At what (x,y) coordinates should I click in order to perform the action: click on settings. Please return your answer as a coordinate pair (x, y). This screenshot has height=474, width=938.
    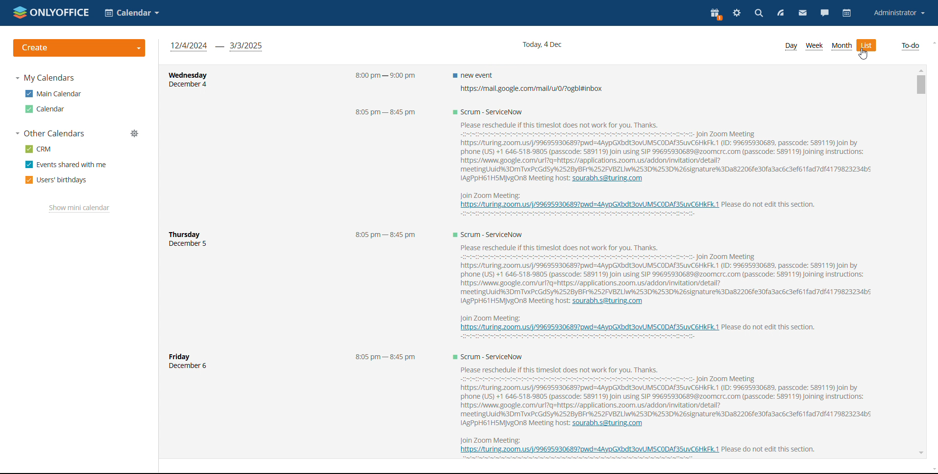
    Looking at the image, I should click on (737, 14).